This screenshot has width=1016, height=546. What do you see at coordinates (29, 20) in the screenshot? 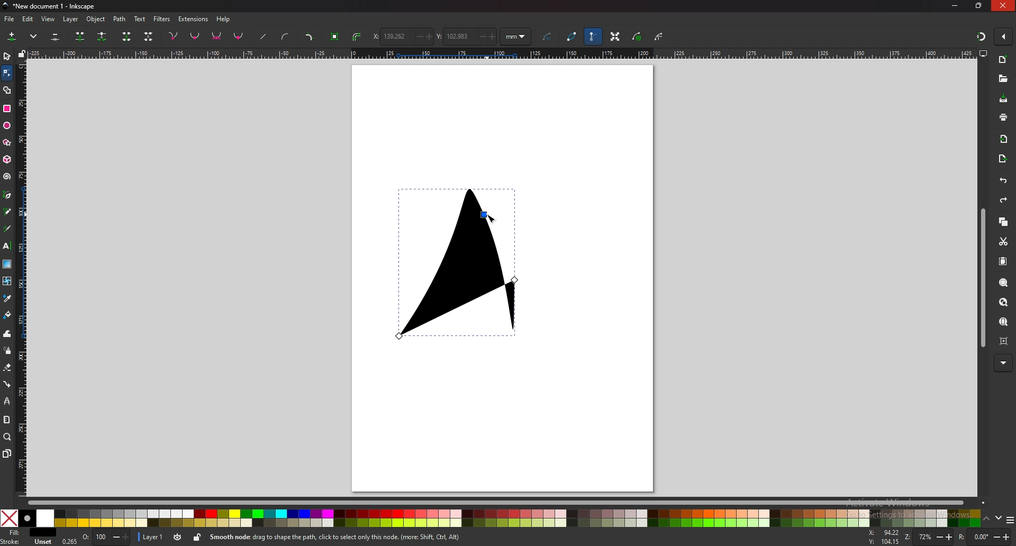
I see `edit` at bounding box center [29, 20].